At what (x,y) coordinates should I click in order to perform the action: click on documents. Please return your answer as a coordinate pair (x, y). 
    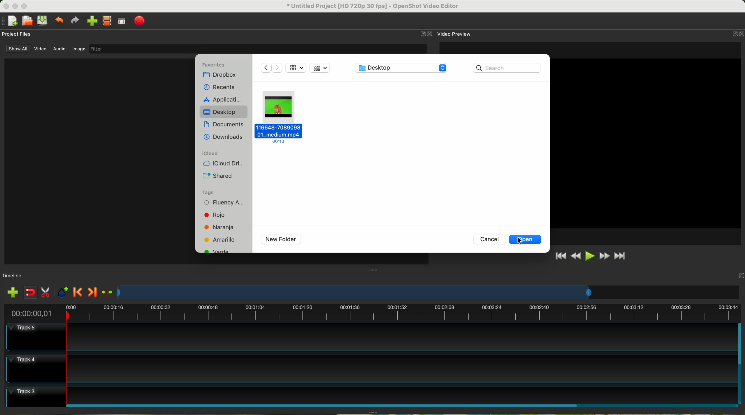
    Looking at the image, I should click on (224, 126).